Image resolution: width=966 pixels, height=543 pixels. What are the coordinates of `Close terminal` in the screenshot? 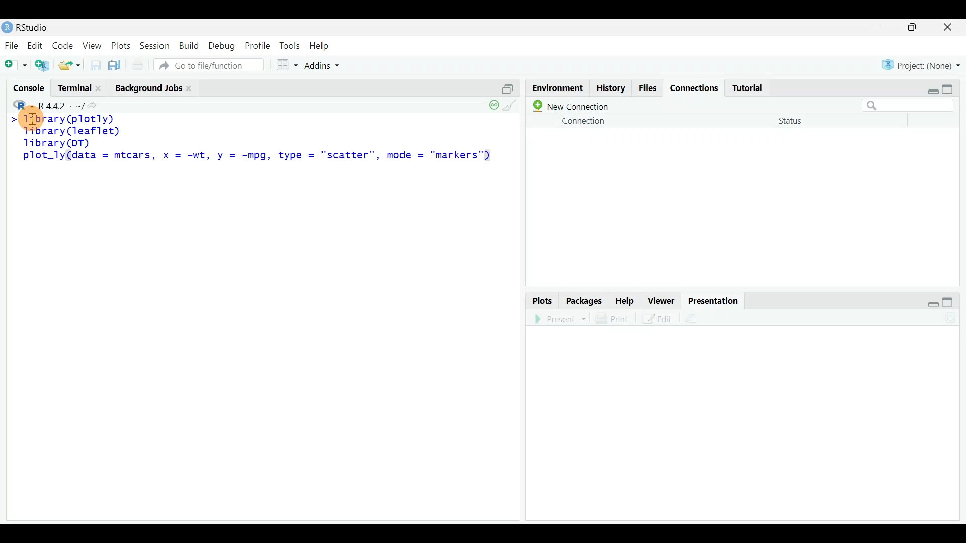 It's located at (102, 89).